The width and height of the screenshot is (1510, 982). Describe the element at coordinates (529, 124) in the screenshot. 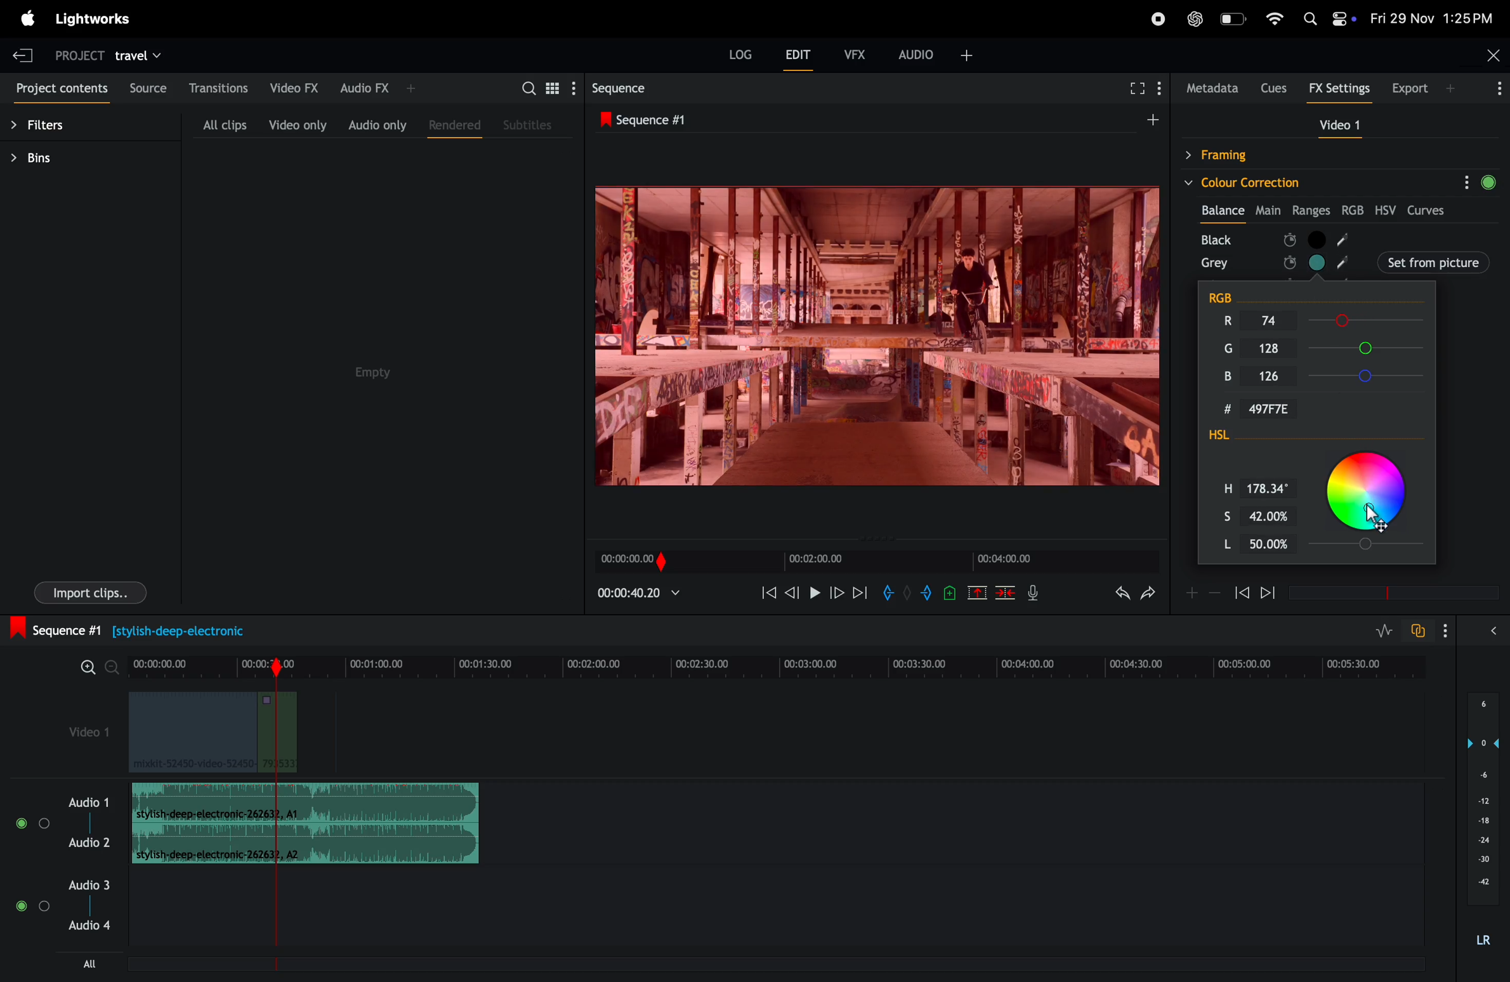

I see `subtitles` at that location.